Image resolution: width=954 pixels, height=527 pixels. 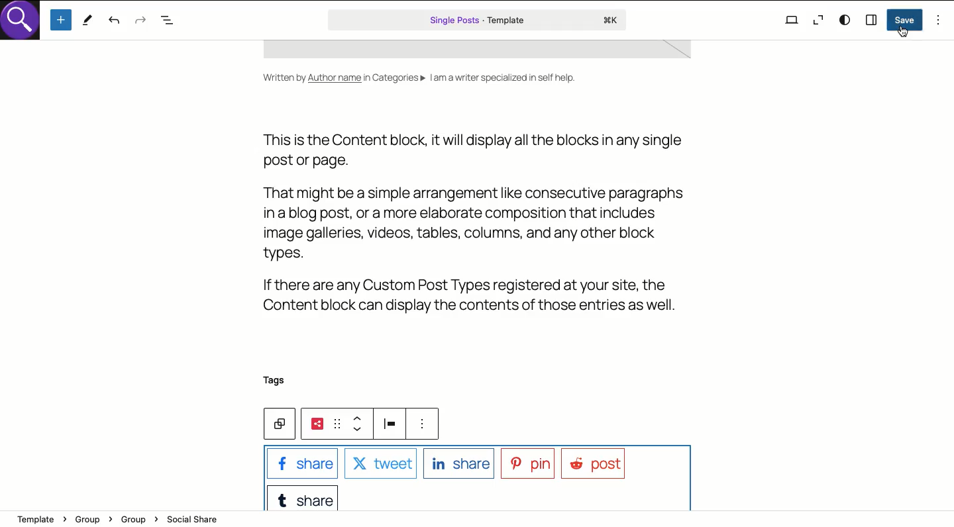 What do you see at coordinates (486, 54) in the screenshot?
I see `template space` at bounding box center [486, 54].